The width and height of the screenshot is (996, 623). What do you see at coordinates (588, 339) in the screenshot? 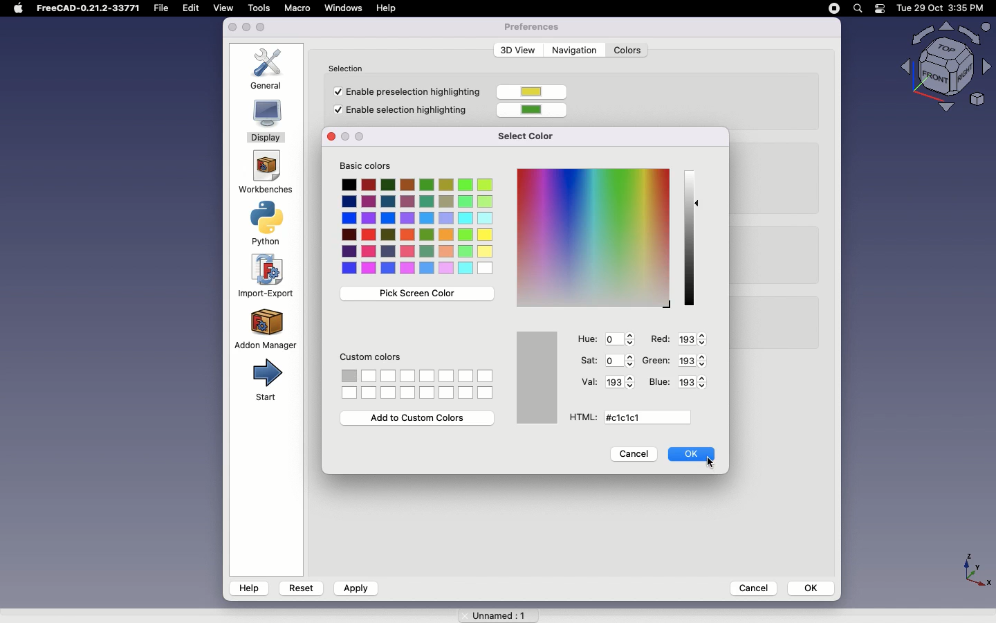
I see `Hue` at bounding box center [588, 339].